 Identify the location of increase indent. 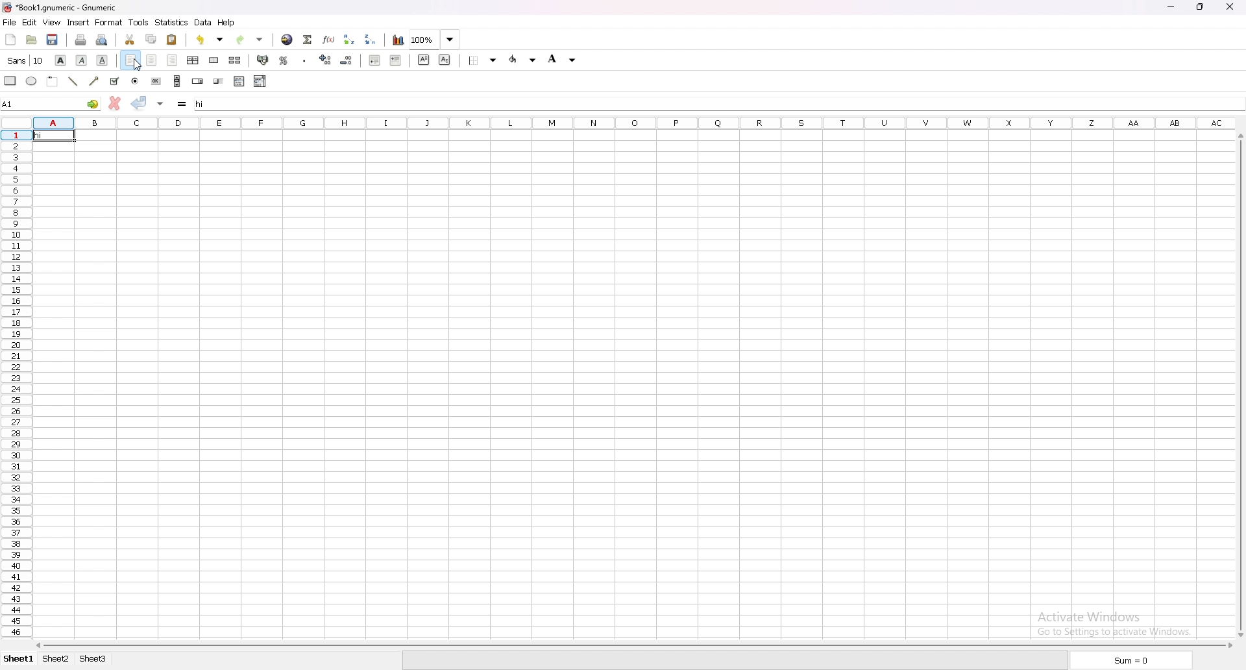
(396, 60).